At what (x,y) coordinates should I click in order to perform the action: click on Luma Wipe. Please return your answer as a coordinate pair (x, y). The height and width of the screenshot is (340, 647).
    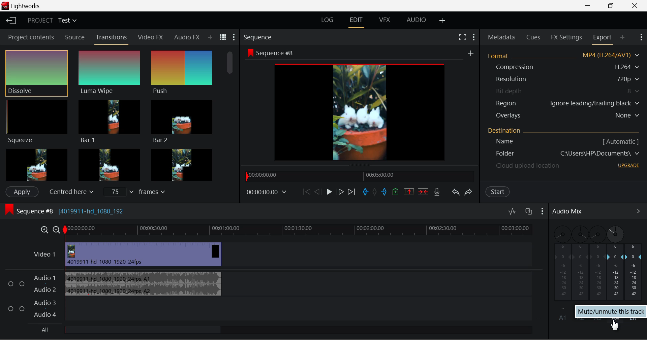
    Looking at the image, I should click on (110, 72).